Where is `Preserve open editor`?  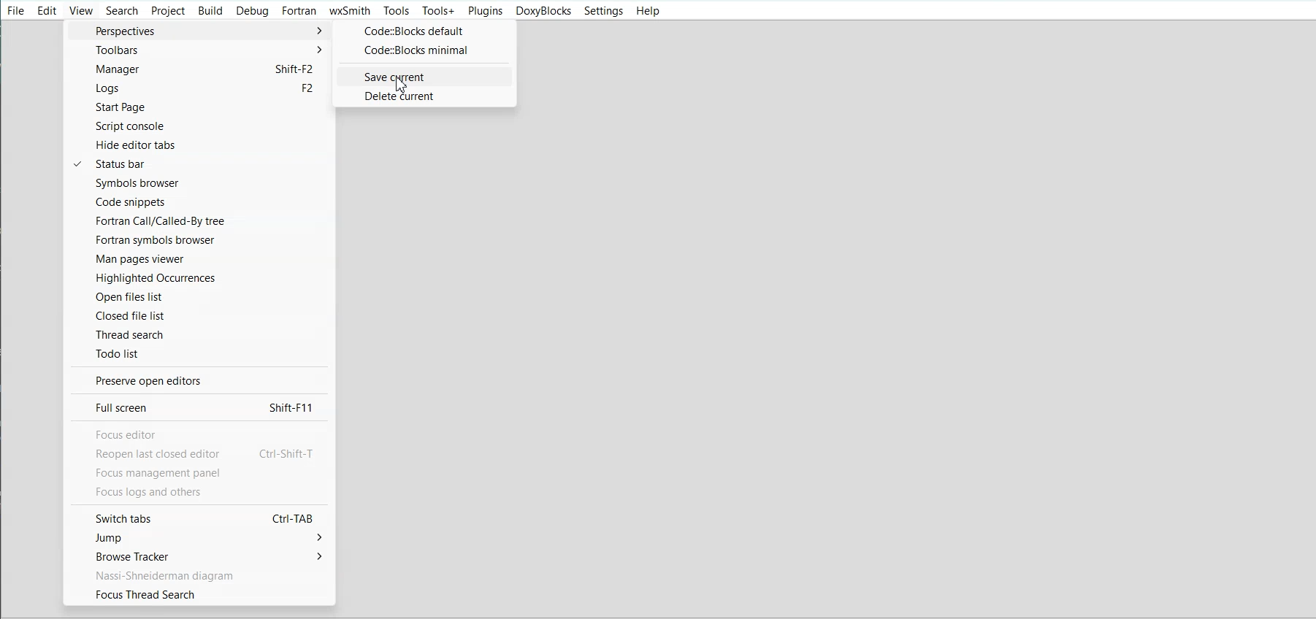
Preserve open editor is located at coordinates (197, 381).